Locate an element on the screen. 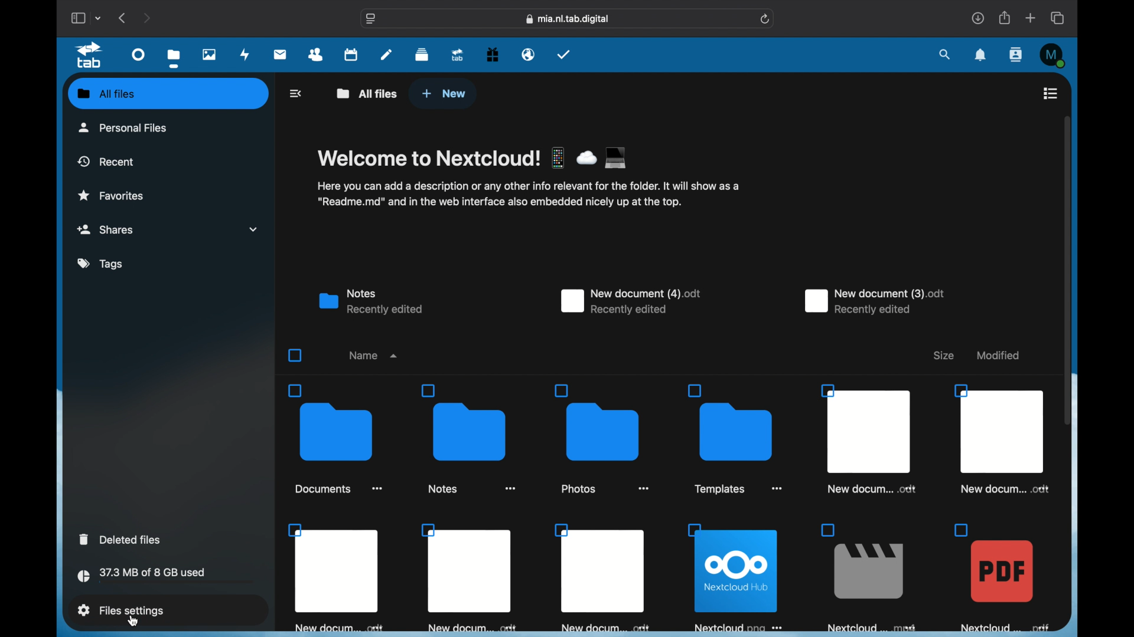 The height and width of the screenshot is (637, 1134). file is located at coordinates (734, 439).